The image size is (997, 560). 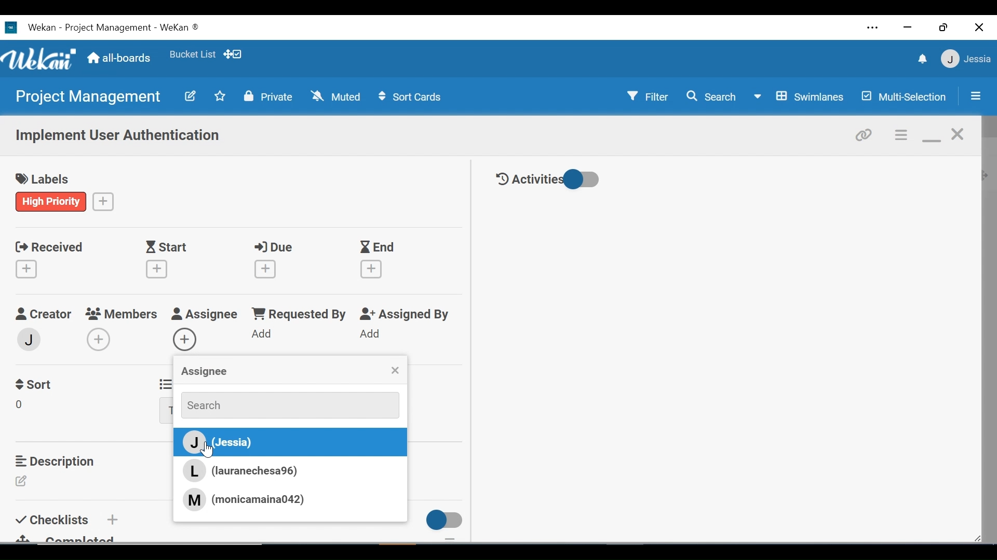 I want to click on labels, so click(x=46, y=180).